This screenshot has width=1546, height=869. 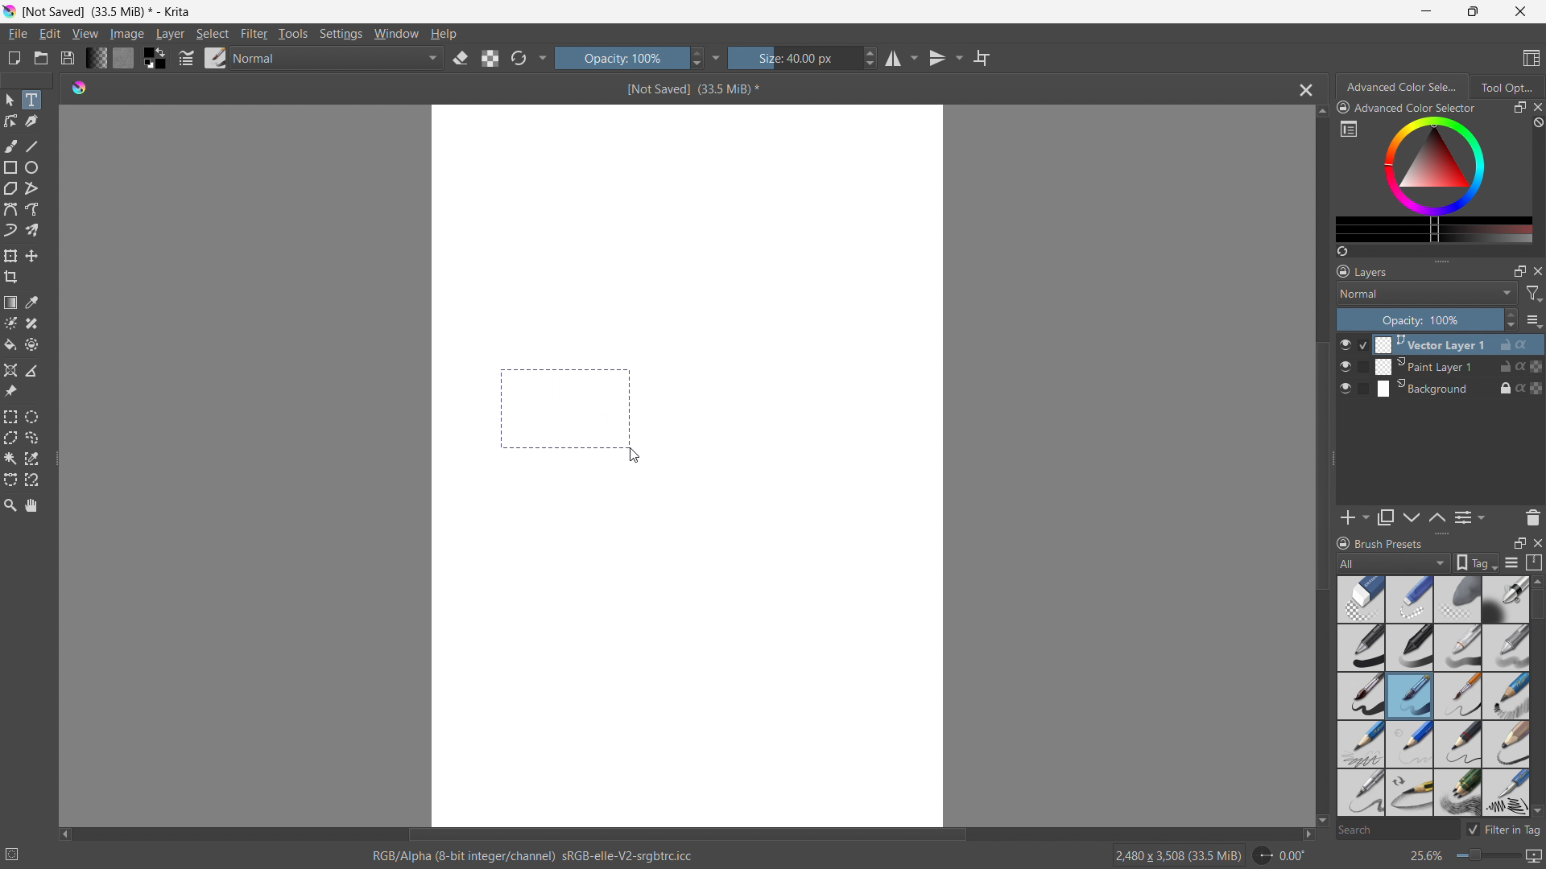 I want to click on scroll down, so click(x=1321, y=822).